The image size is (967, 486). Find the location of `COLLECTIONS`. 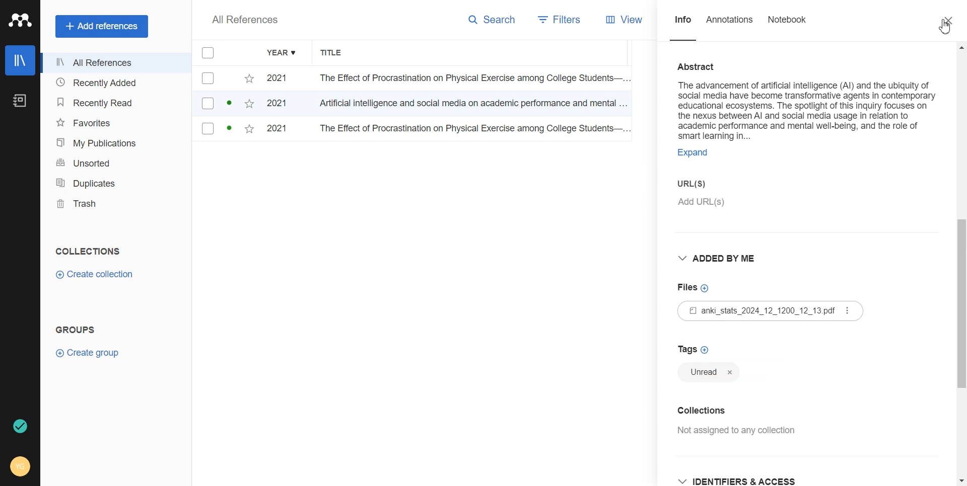

COLLECTIONS is located at coordinates (90, 251).